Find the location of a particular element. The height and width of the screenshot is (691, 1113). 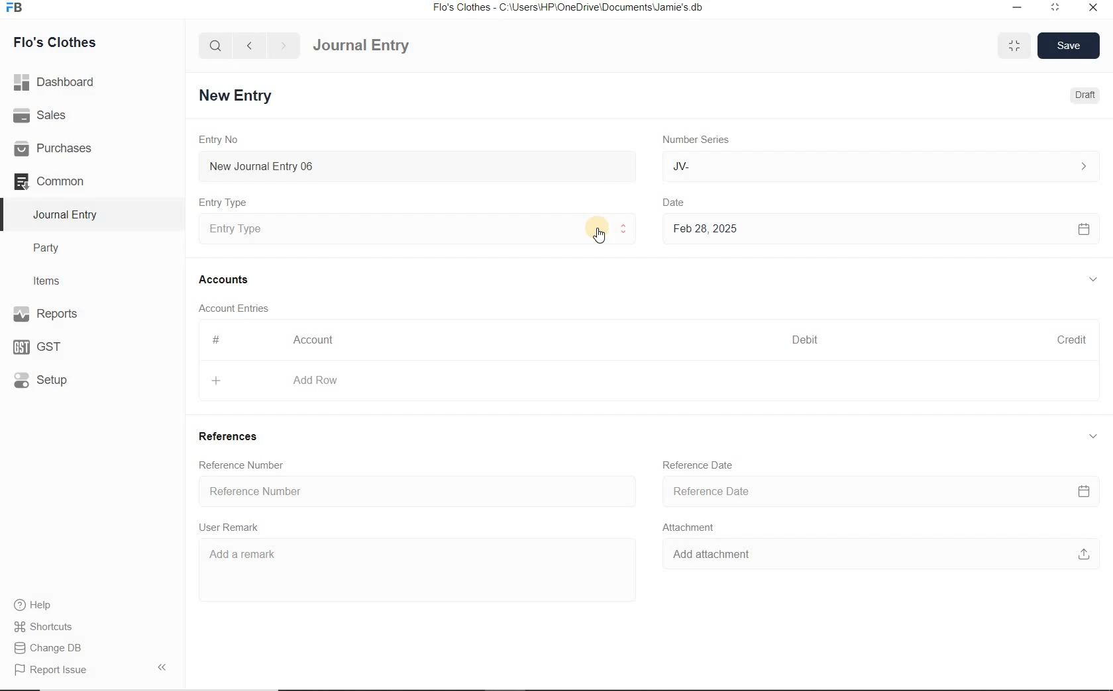

Credit is located at coordinates (1073, 340).